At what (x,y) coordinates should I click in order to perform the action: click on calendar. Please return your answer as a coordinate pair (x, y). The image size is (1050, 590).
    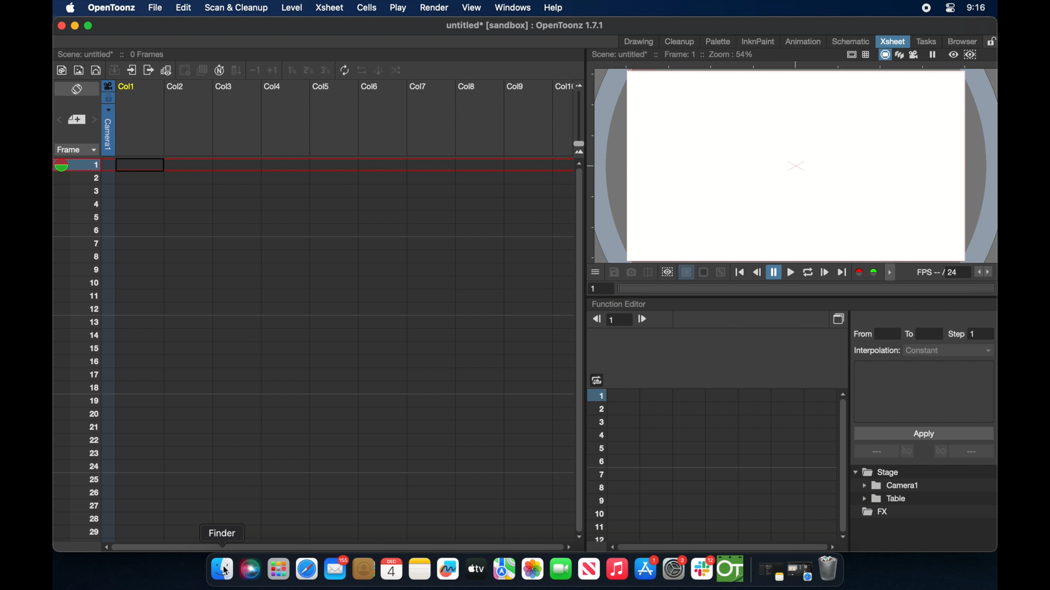
    Looking at the image, I should click on (391, 569).